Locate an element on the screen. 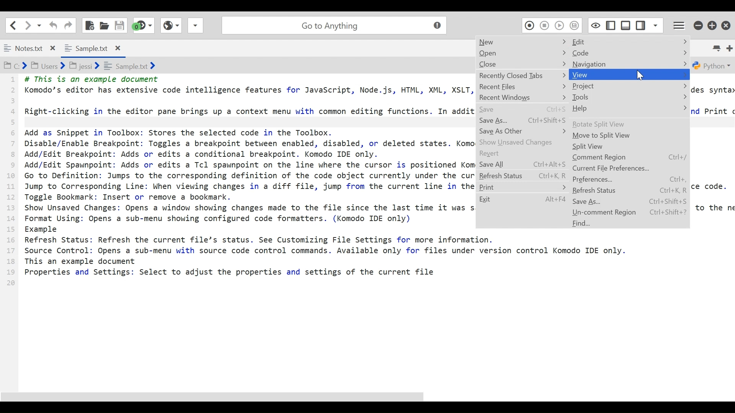 The width and height of the screenshot is (735, 413). Recent locations is located at coordinates (39, 25).